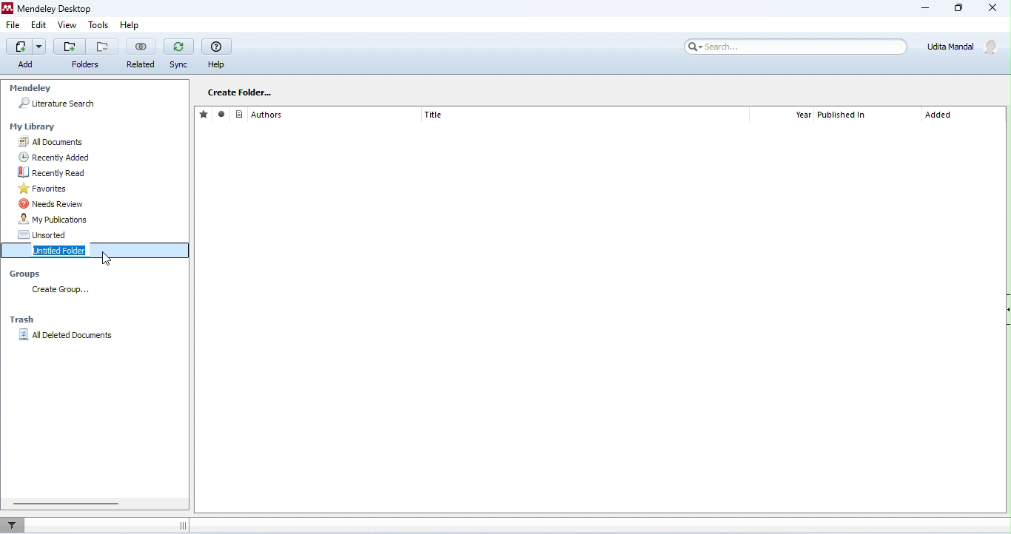  Describe the element at coordinates (24, 320) in the screenshot. I see `trash` at that location.